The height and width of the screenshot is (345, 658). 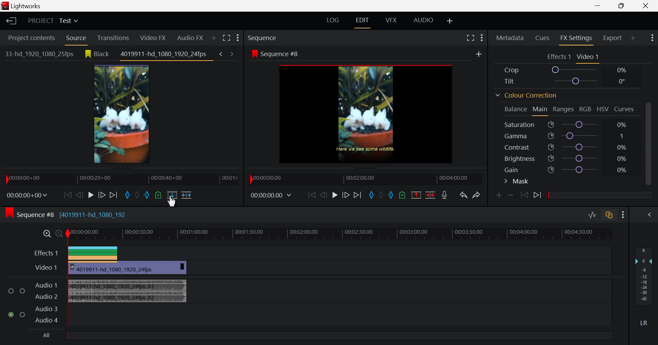 What do you see at coordinates (510, 37) in the screenshot?
I see `Metadata` at bounding box center [510, 37].